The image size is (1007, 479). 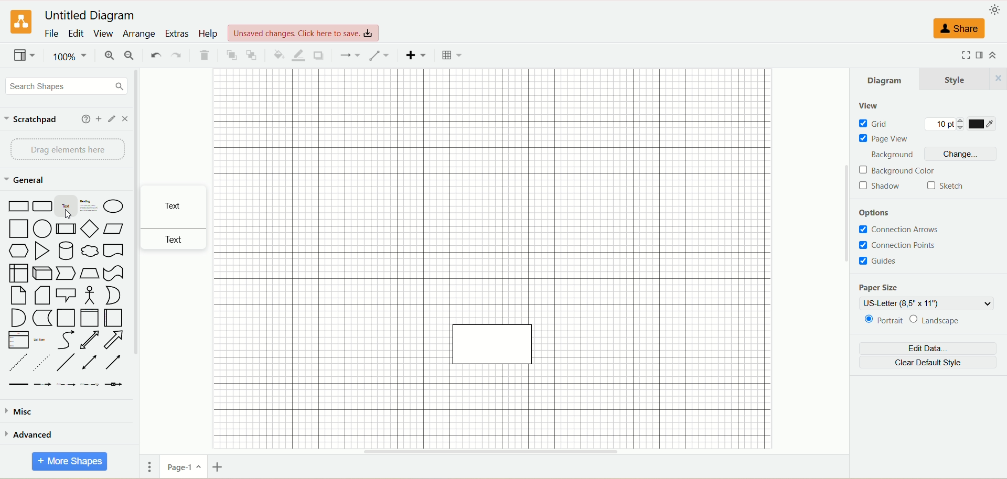 What do you see at coordinates (66, 341) in the screenshot?
I see `curve arrow` at bounding box center [66, 341].